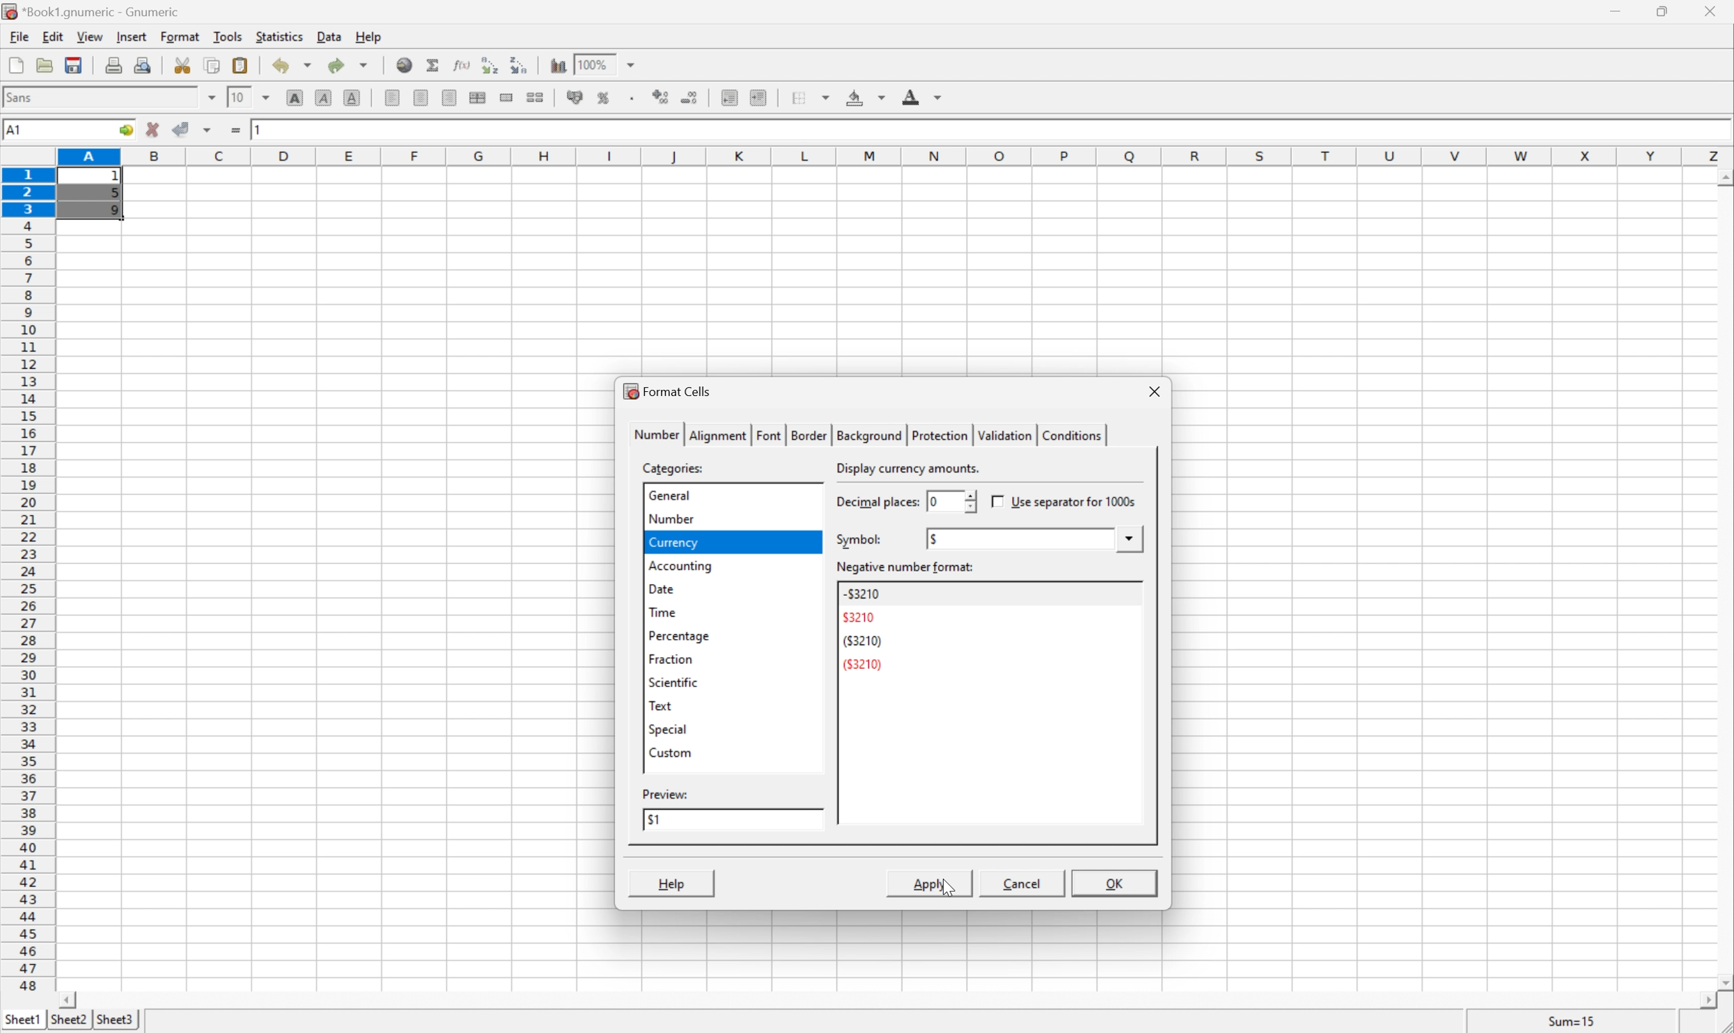  What do you see at coordinates (405, 63) in the screenshot?
I see `insert hyperlink` at bounding box center [405, 63].